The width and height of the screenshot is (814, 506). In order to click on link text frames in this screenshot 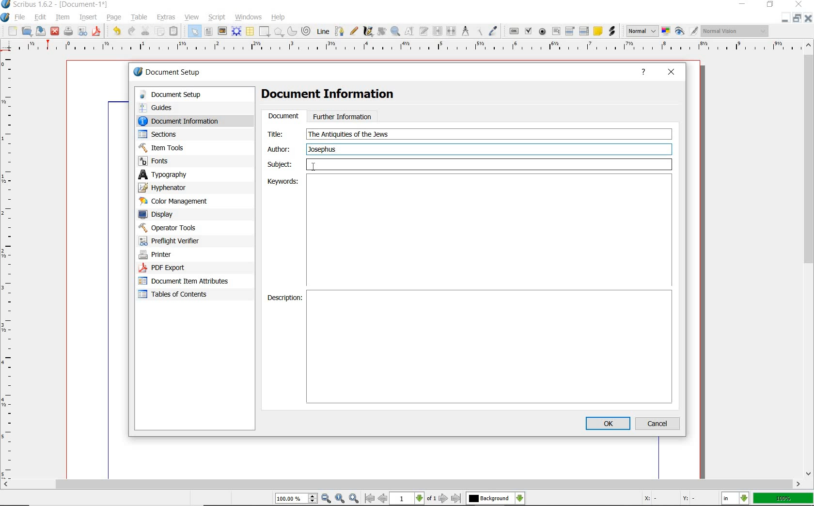, I will do `click(438, 32)`.